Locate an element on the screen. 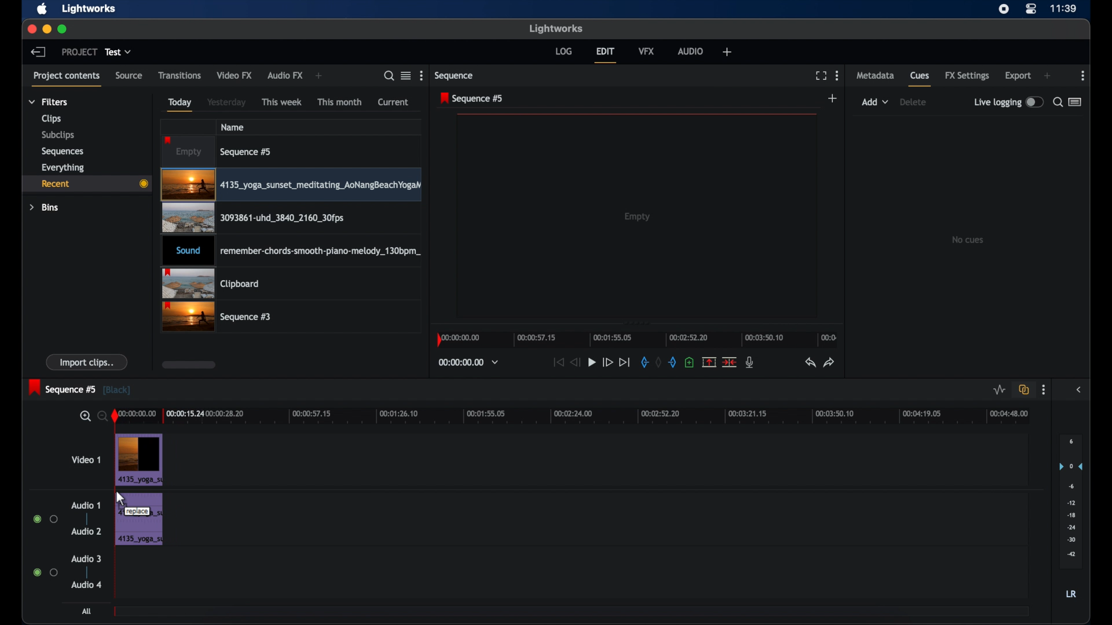 This screenshot has width=1112, height=625. moreoptions is located at coordinates (1083, 76).